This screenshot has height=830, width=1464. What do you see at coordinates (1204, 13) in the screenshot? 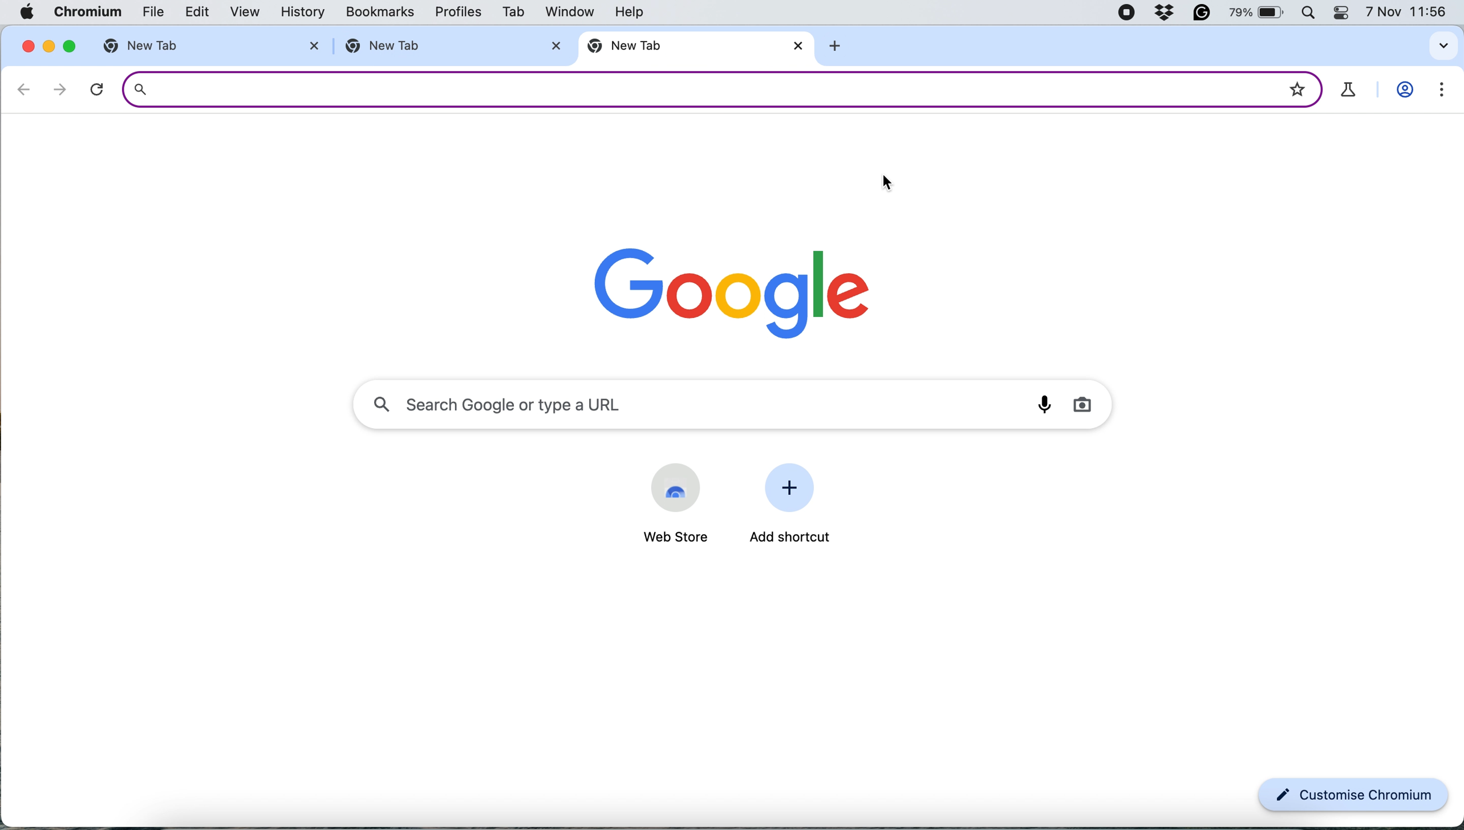
I see `grammarly` at bounding box center [1204, 13].